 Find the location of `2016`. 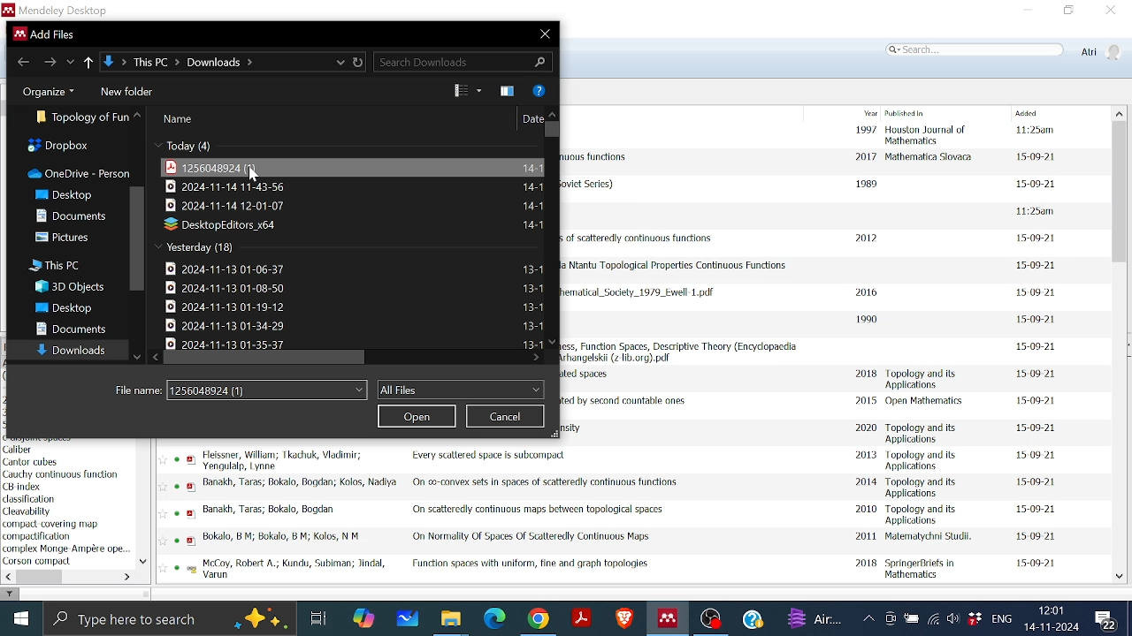

2016 is located at coordinates (868, 292).